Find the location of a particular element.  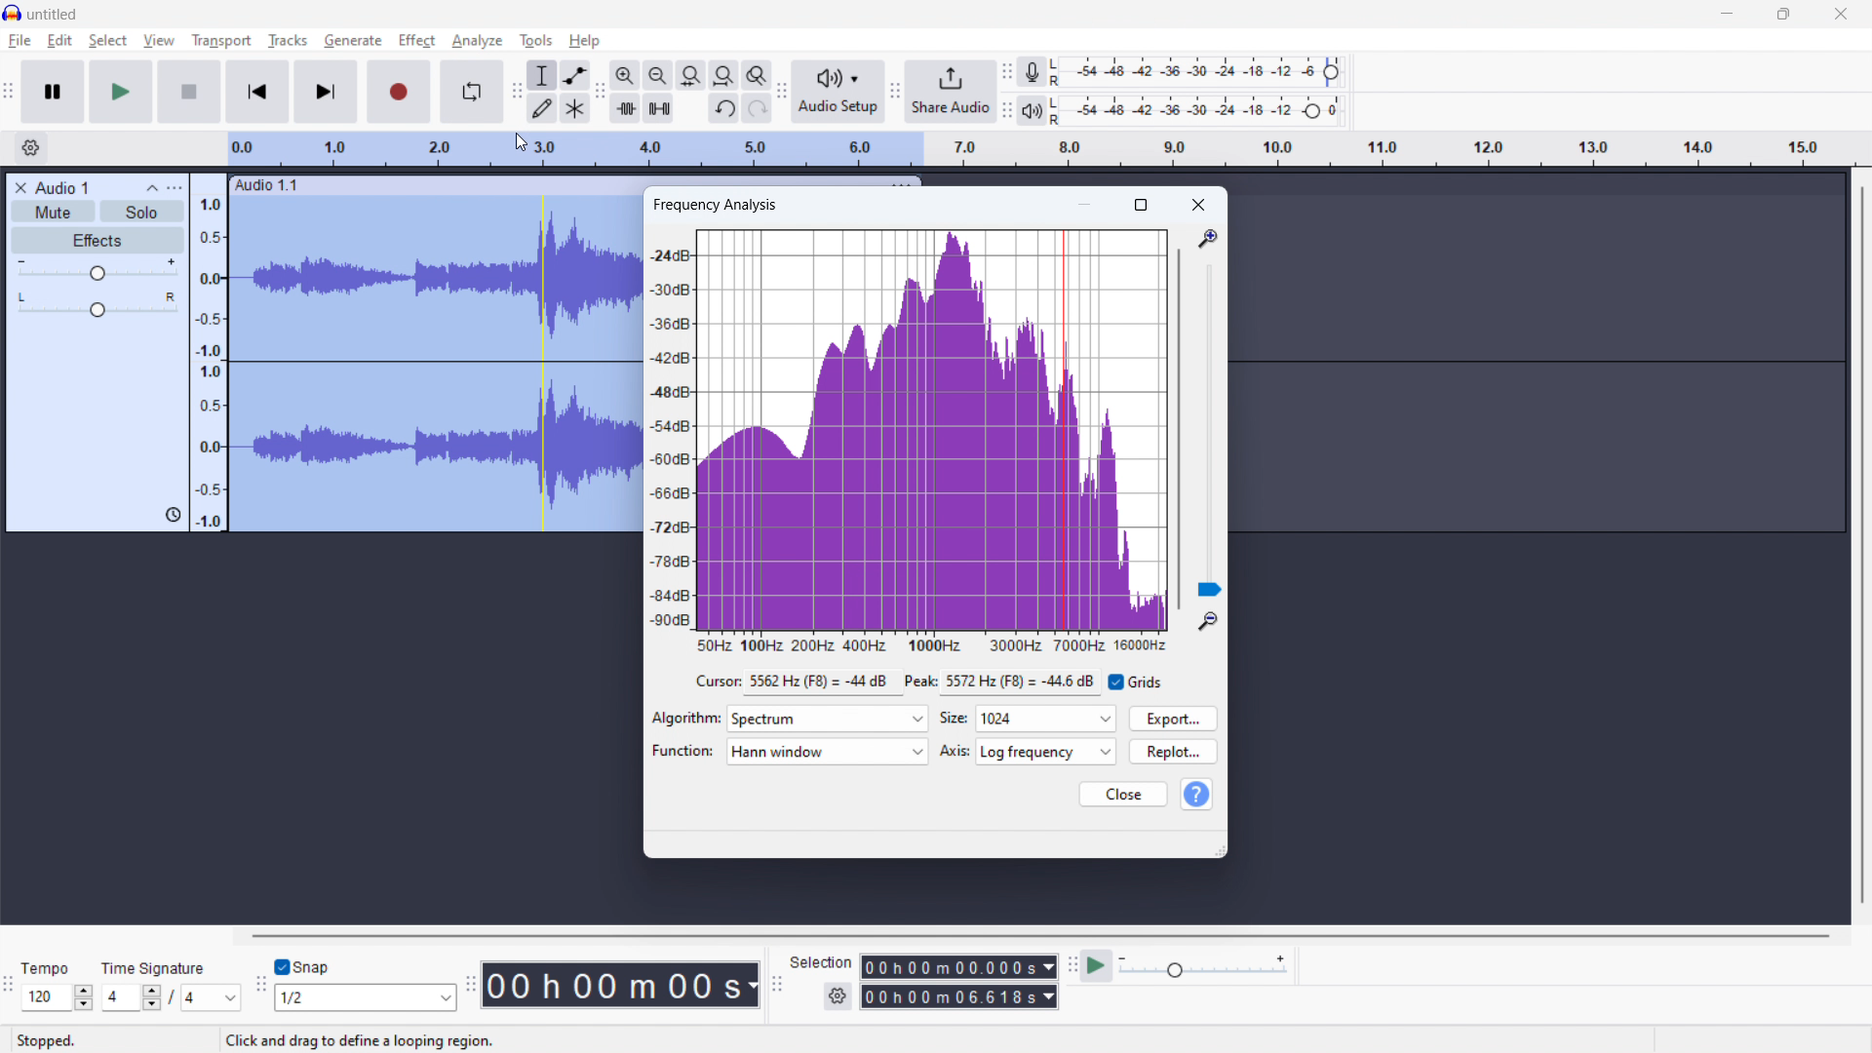

set tempo is located at coordinates (57, 998).